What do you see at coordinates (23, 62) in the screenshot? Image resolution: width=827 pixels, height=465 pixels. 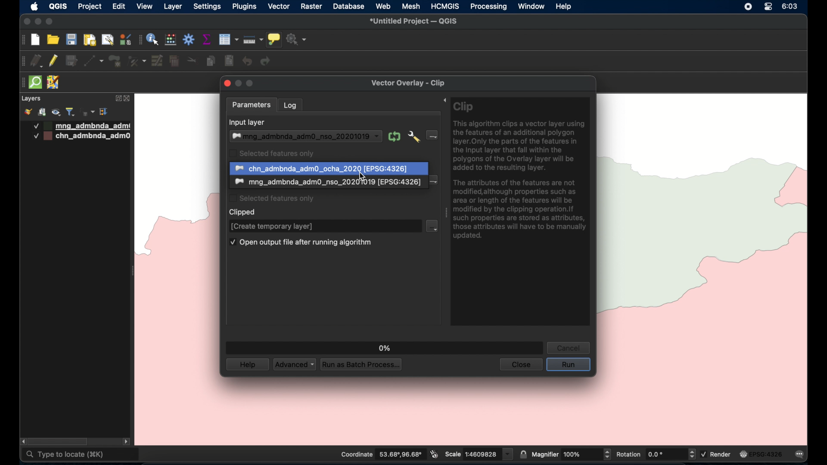 I see `drag handles` at bounding box center [23, 62].